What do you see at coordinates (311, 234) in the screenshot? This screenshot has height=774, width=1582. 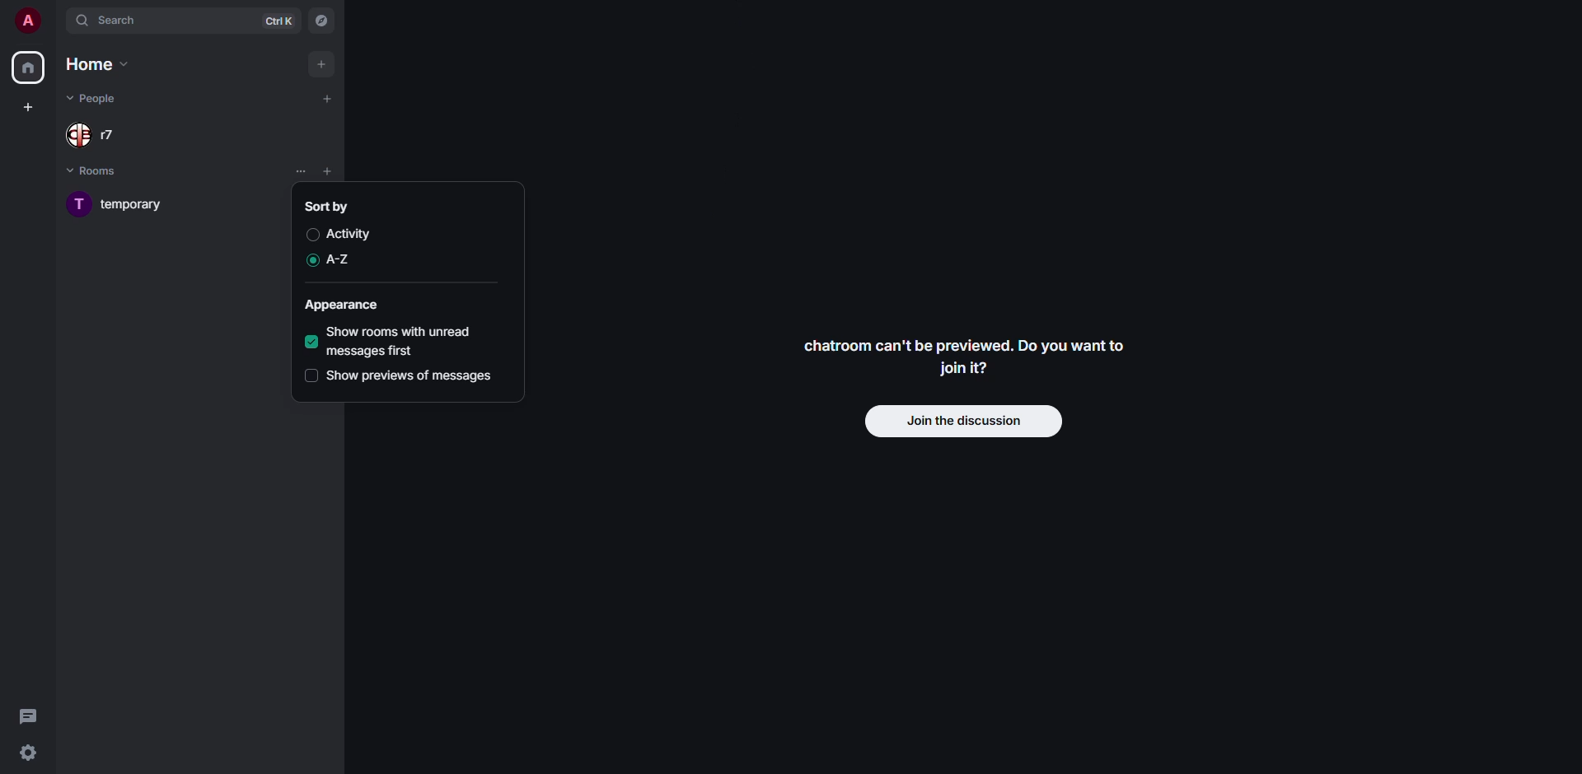 I see `disabled` at bounding box center [311, 234].